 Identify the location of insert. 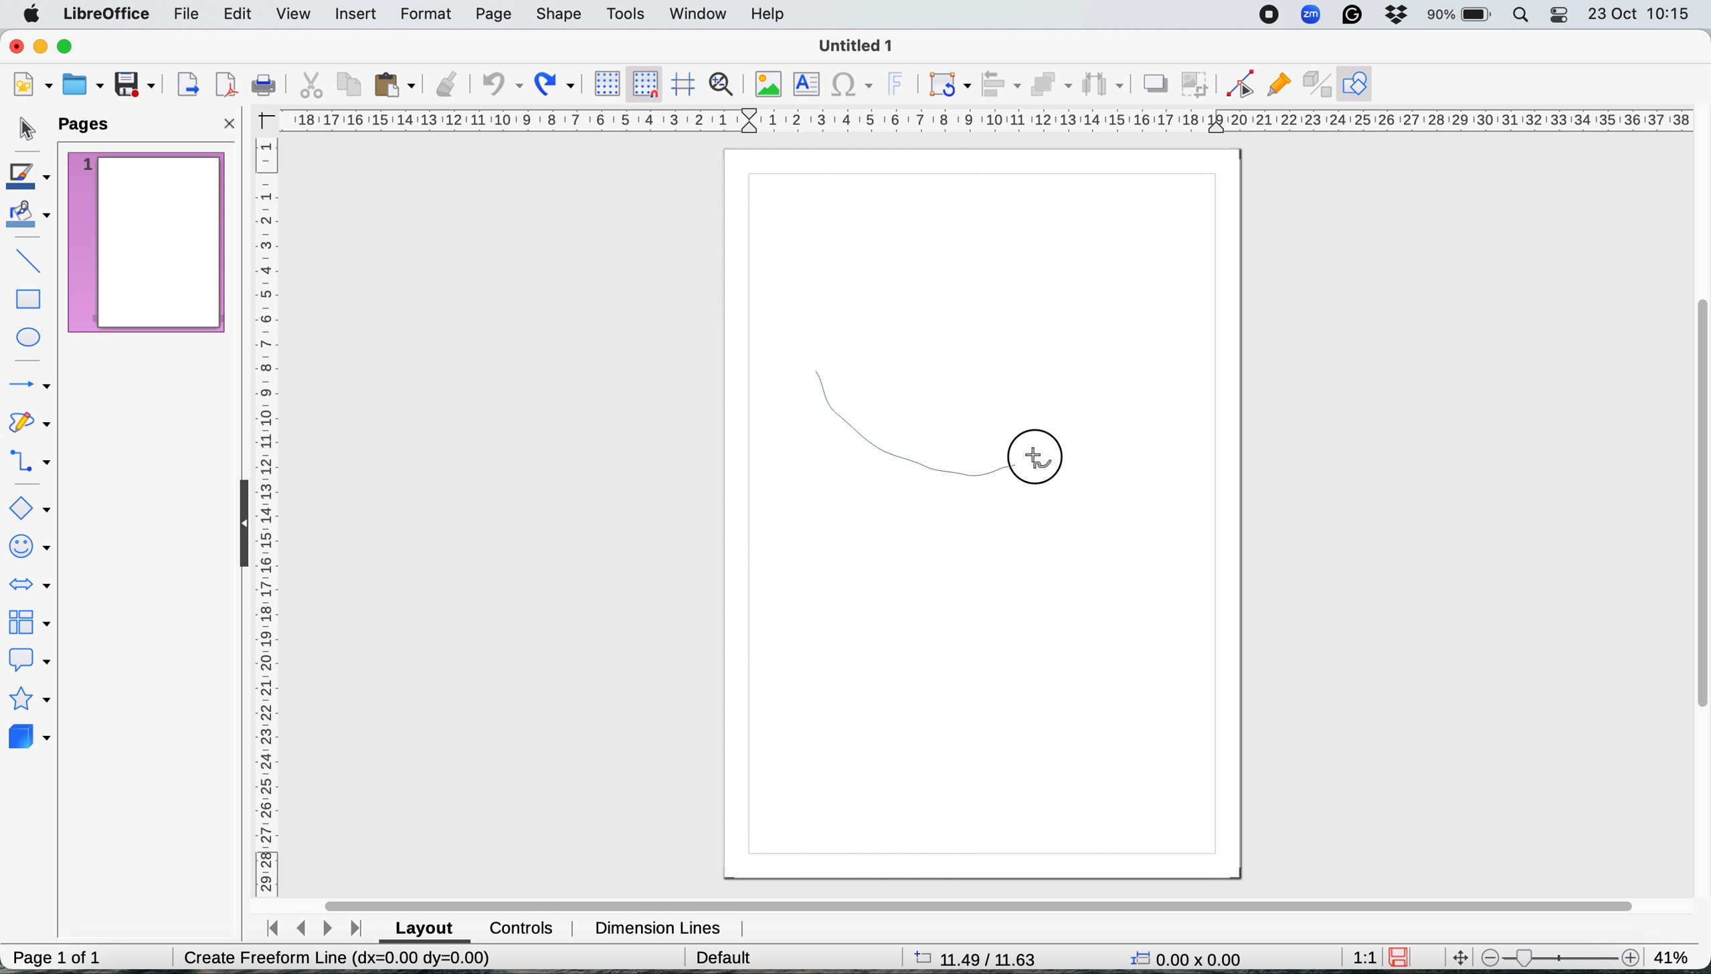
(357, 15).